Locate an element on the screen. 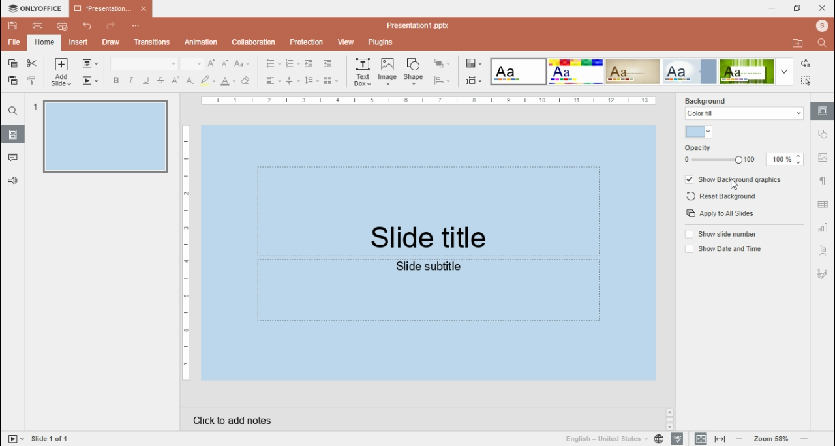 This screenshot has height=446, width=835. zoom in/zoom out is located at coordinates (771, 439).